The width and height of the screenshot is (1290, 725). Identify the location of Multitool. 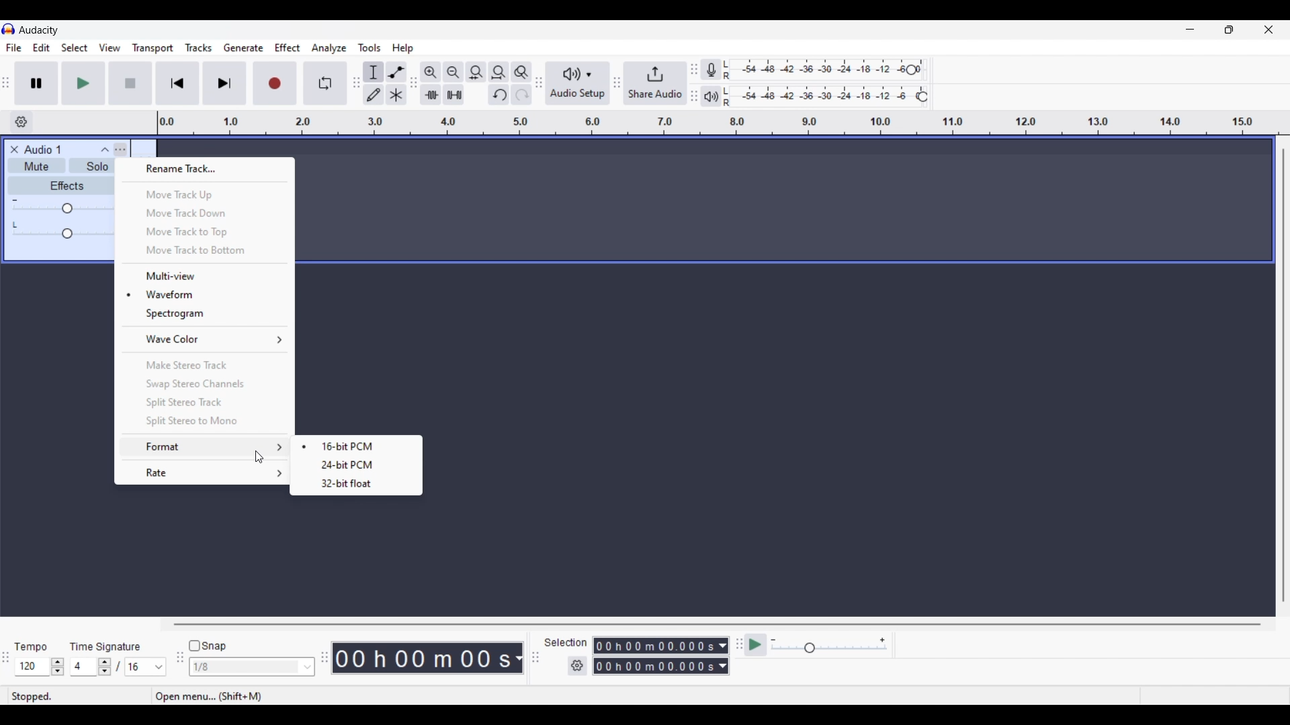
(396, 95).